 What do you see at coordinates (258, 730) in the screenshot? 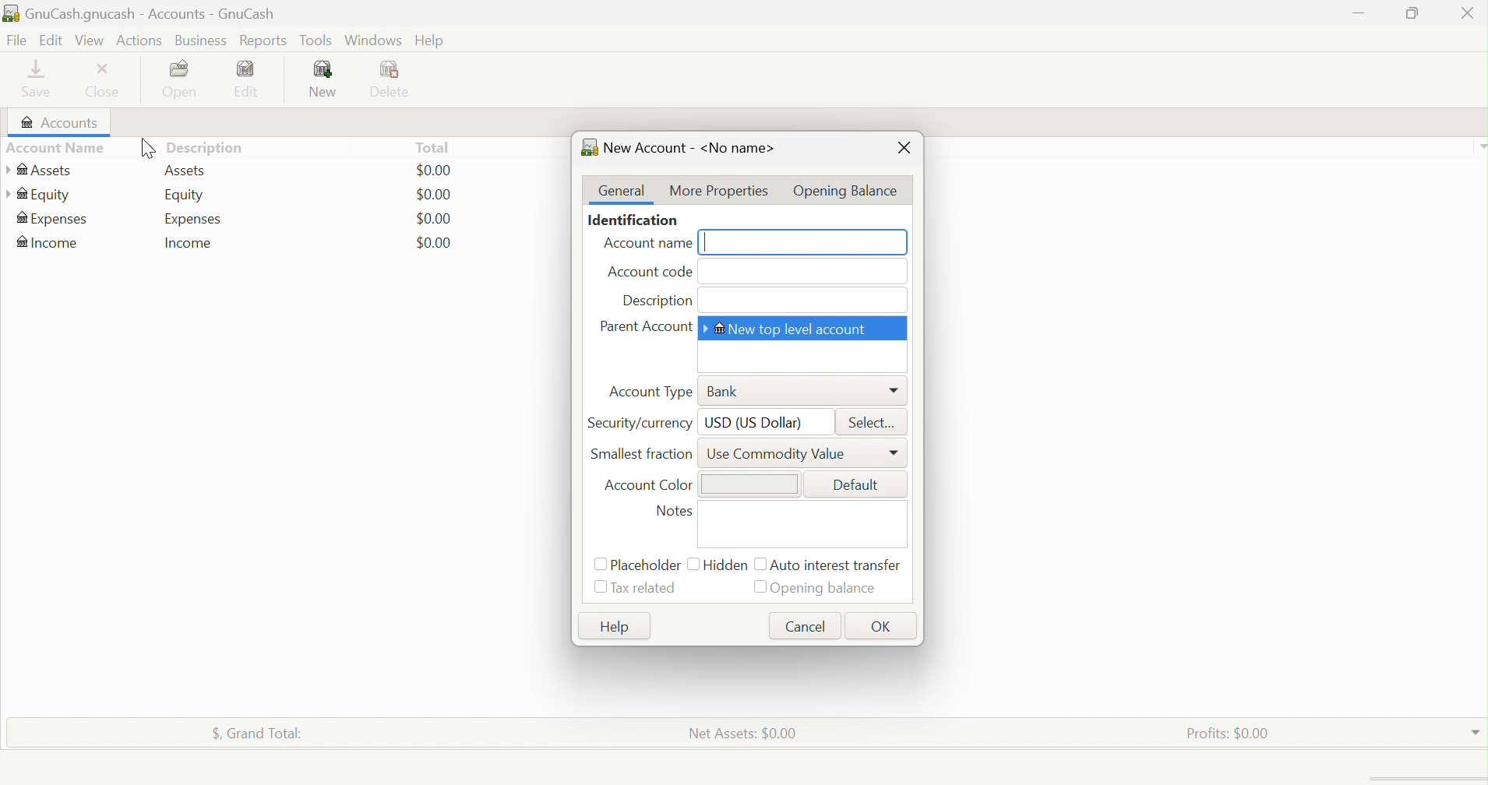
I see `$, Grand Total` at bounding box center [258, 730].